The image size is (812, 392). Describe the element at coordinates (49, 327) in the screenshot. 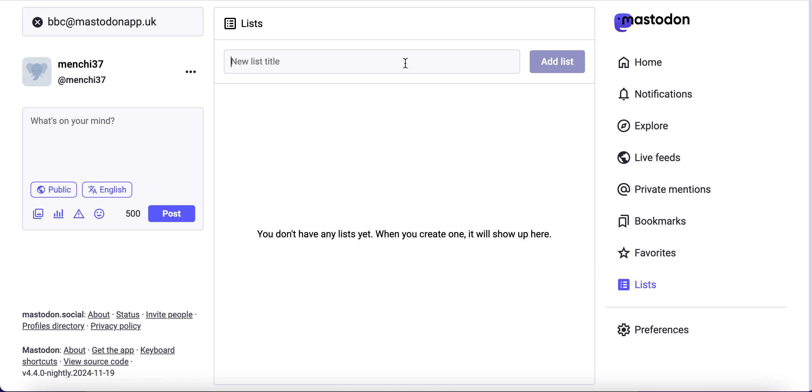

I see `profiles directory` at that location.